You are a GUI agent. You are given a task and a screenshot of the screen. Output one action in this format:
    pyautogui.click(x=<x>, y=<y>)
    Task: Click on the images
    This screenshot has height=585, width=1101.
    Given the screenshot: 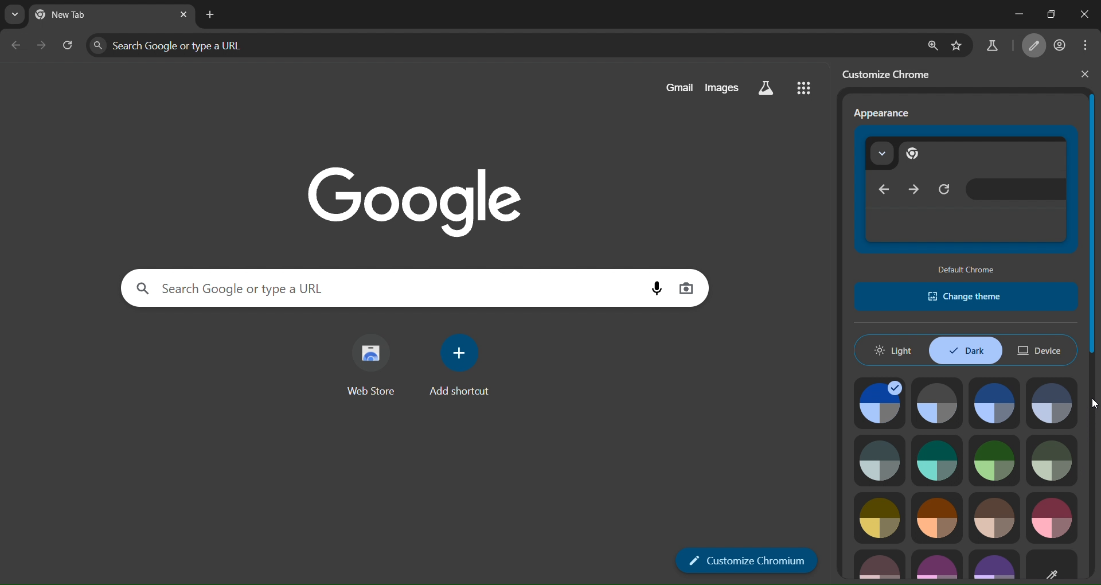 What is the action you would take?
    pyautogui.click(x=722, y=87)
    